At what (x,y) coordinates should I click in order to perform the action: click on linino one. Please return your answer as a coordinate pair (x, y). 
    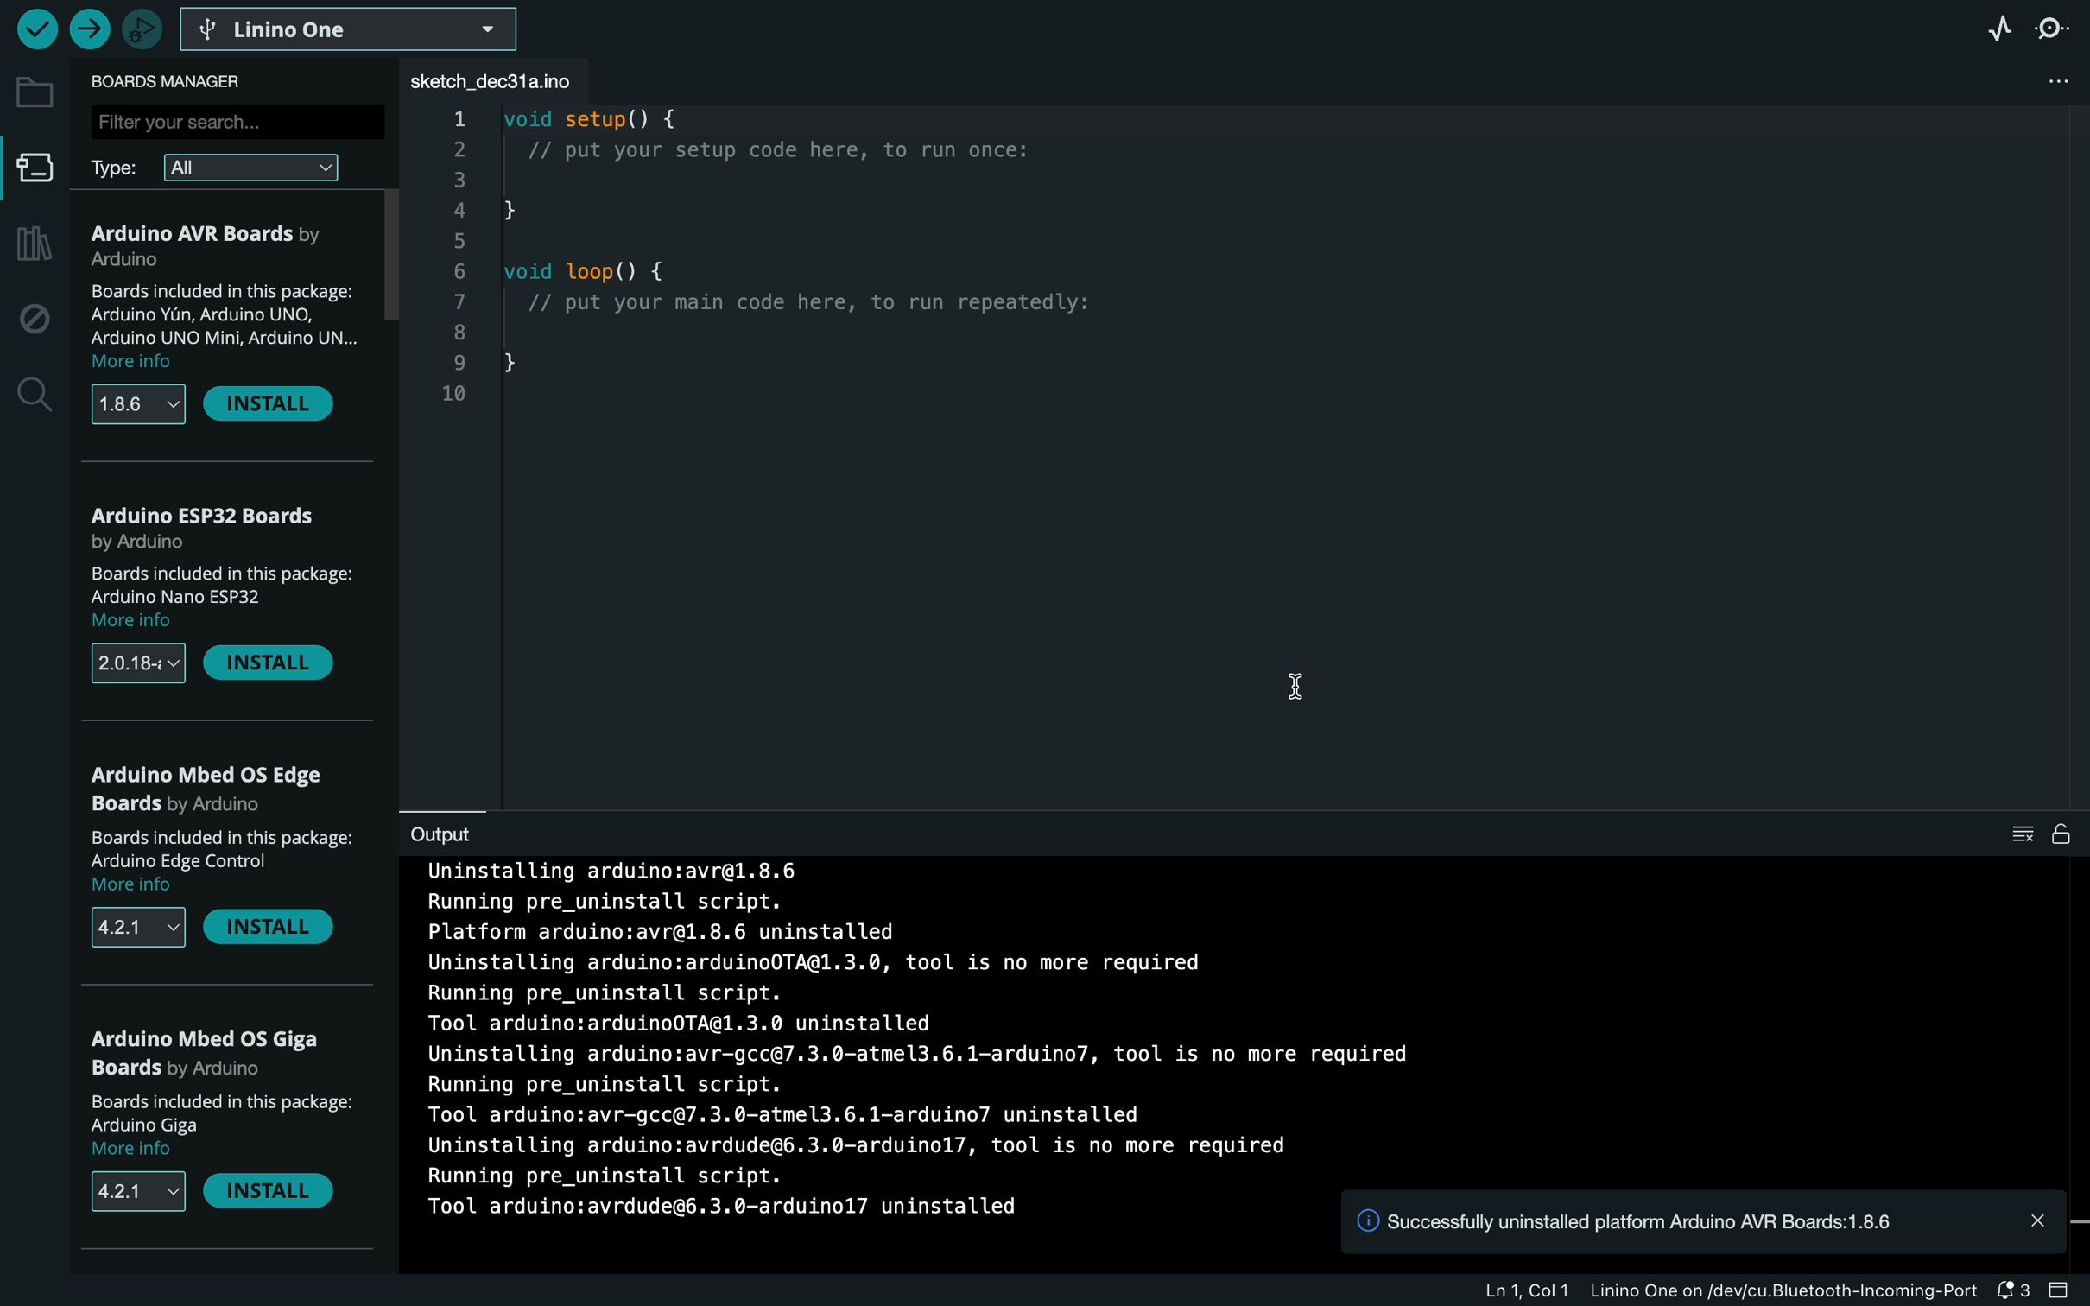
    Looking at the image, I should click on (359, 28).